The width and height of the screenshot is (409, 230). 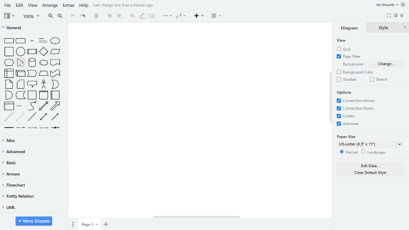 I want to click on Background color, so click(x=357, y=72).